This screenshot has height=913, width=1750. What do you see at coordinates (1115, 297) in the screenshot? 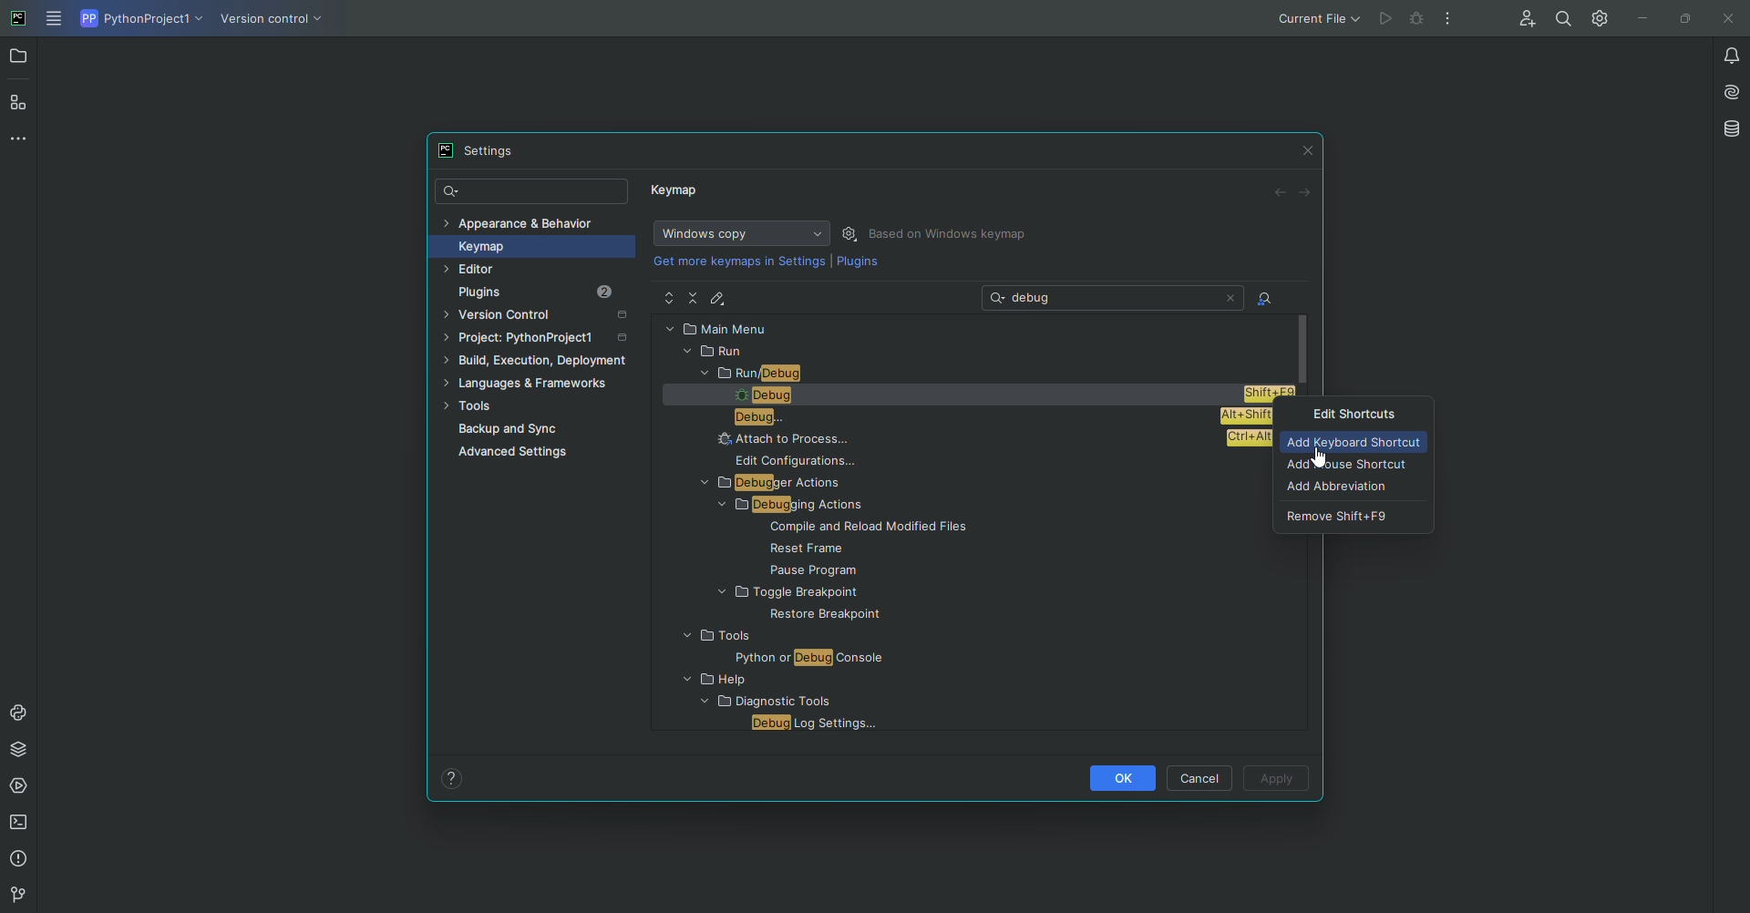
I see `Search: debug` at bounding box center [1115, 297].